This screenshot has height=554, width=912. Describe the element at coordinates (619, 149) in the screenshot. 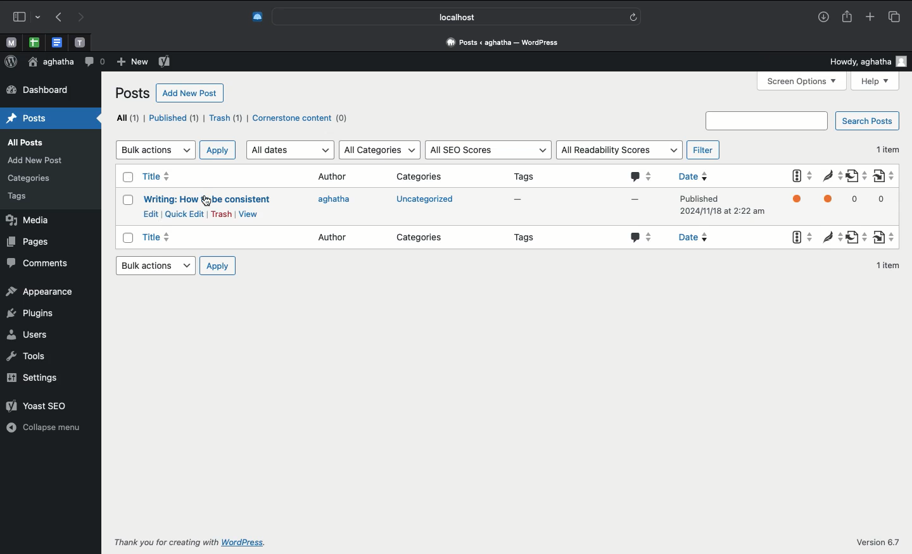

I see `All readability scores` at that location.